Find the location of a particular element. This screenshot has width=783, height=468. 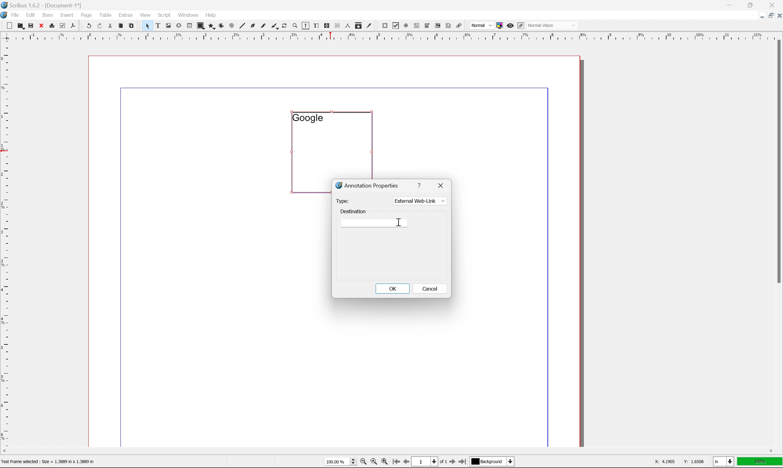

unlink text frames is located at coordinates (336, 26).